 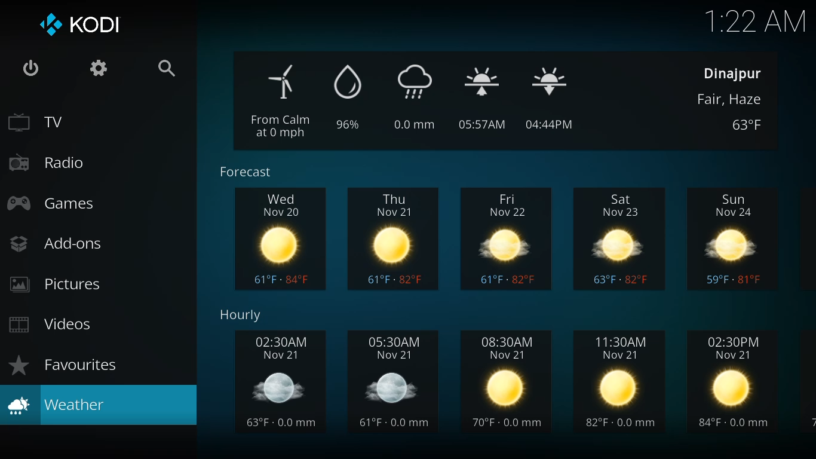 What do you see at coordinates (622, 383) in the screenshot?
I see `11:30` at bounding box center [622, 383].